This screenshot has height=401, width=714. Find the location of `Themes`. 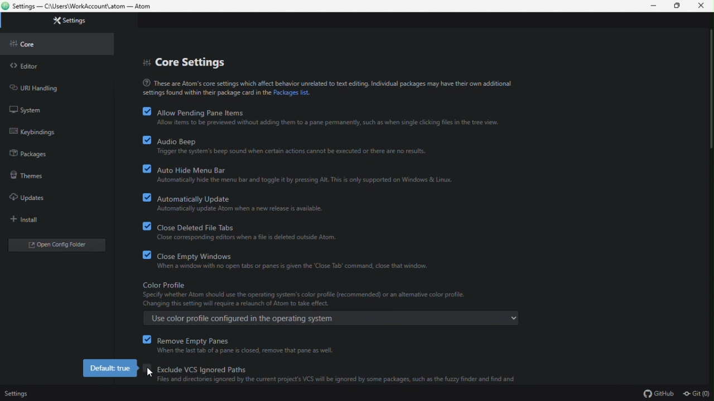

Themes is located at coordinates (51, 174).